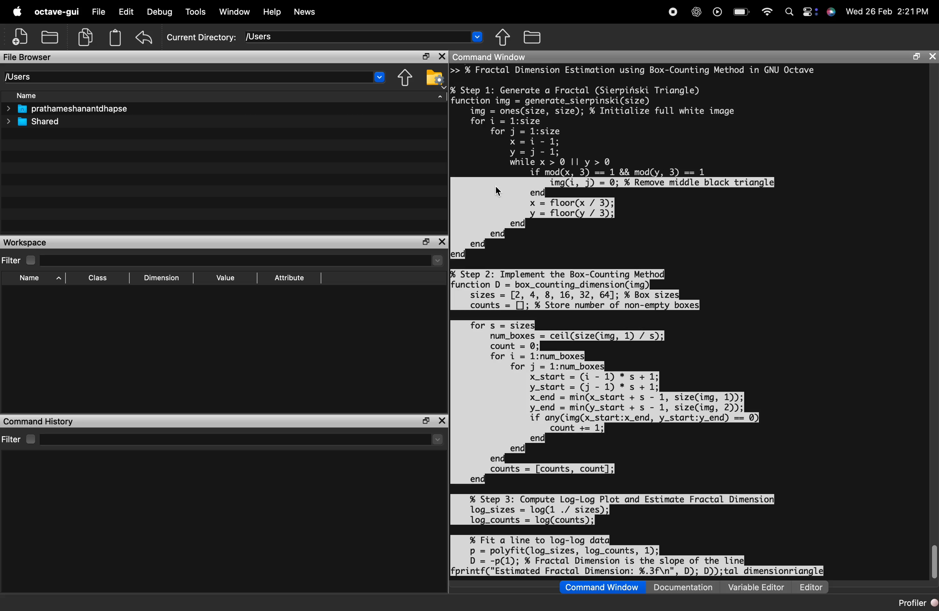 Image resolution: width=939 pixels, height=611 pixels. What do you see at coordinates (424, 419) in the screenshot?
I see `maximise` at bounding box center [424, 419].